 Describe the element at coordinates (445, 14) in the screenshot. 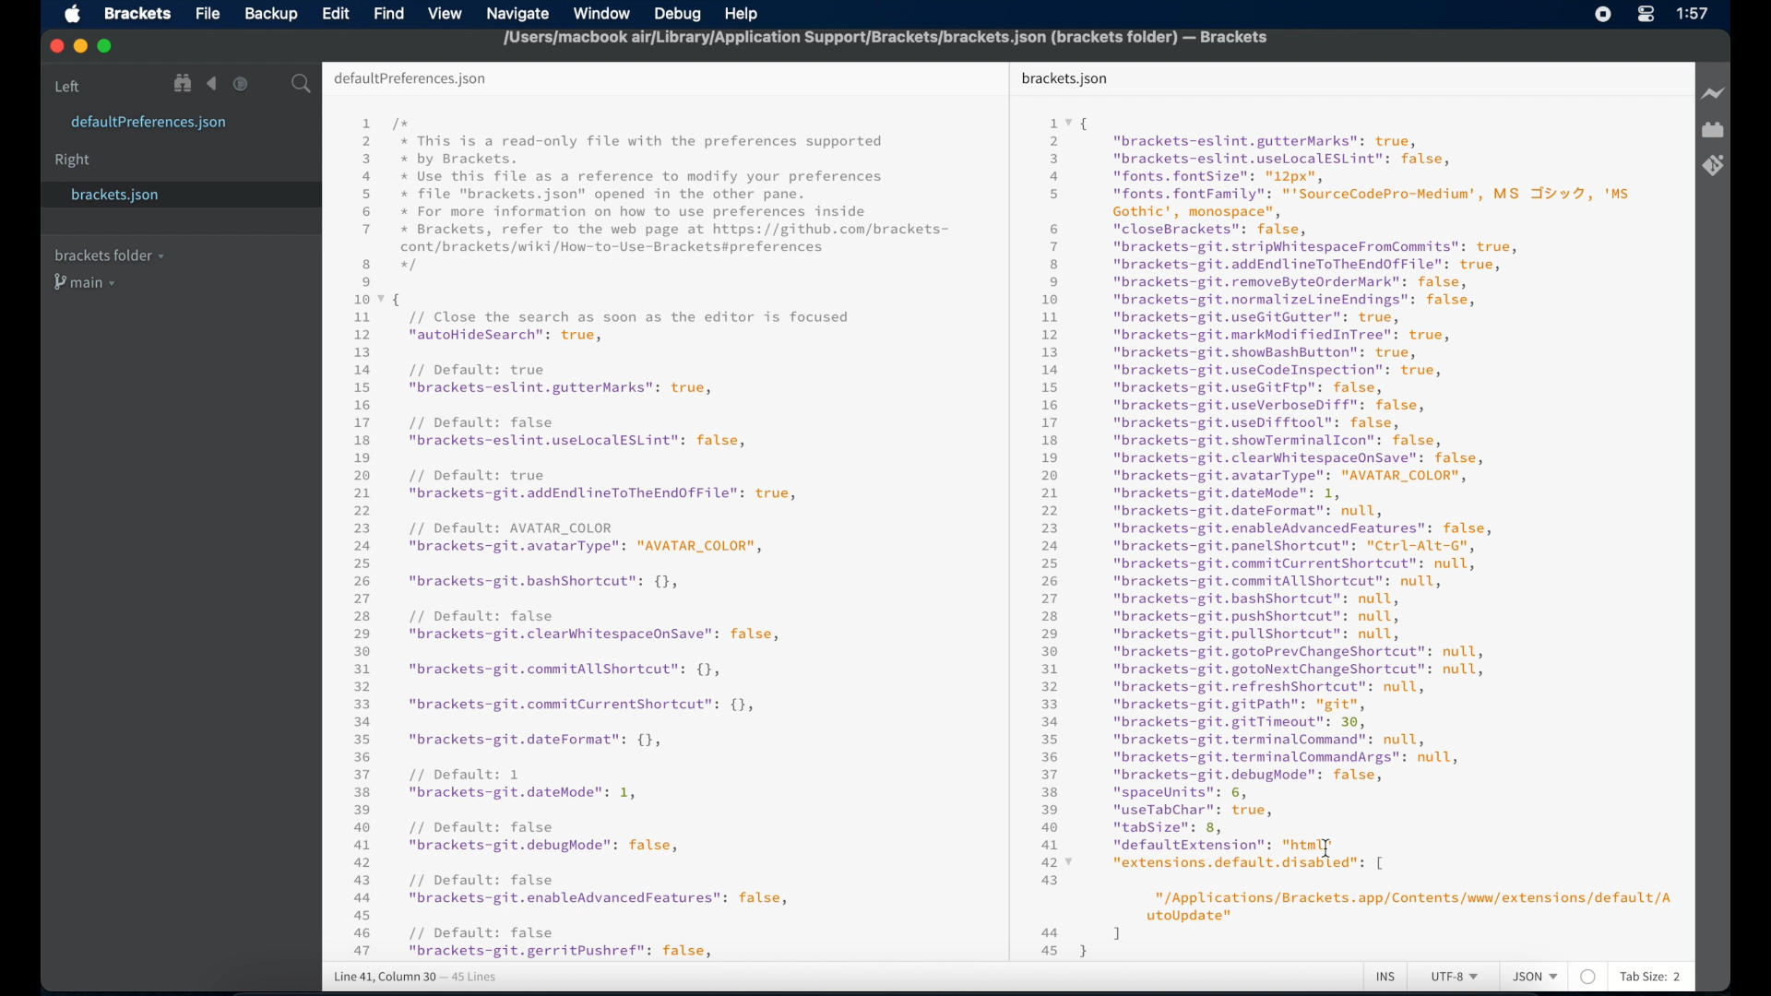

I see `view` at that location.